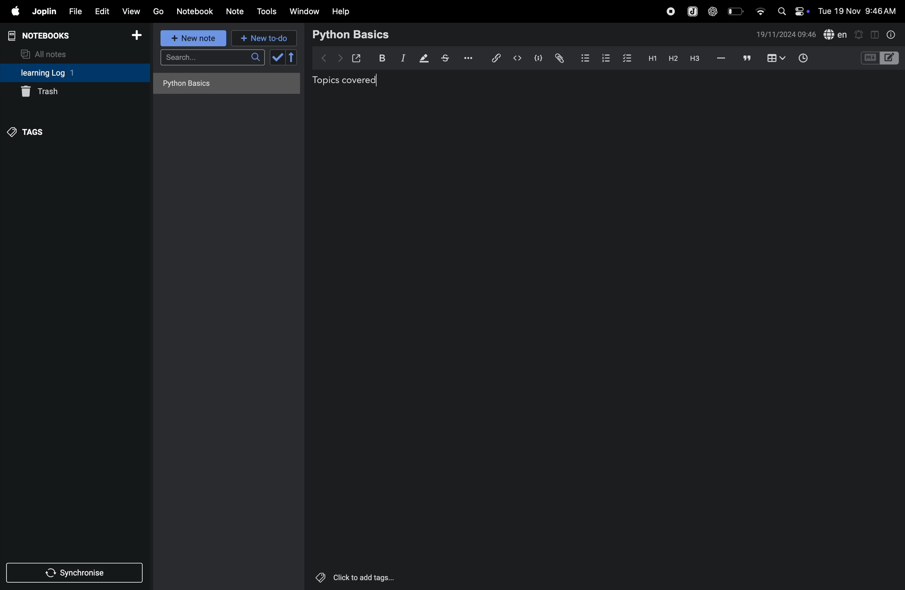  I want to click on tags, so click(27, 131).